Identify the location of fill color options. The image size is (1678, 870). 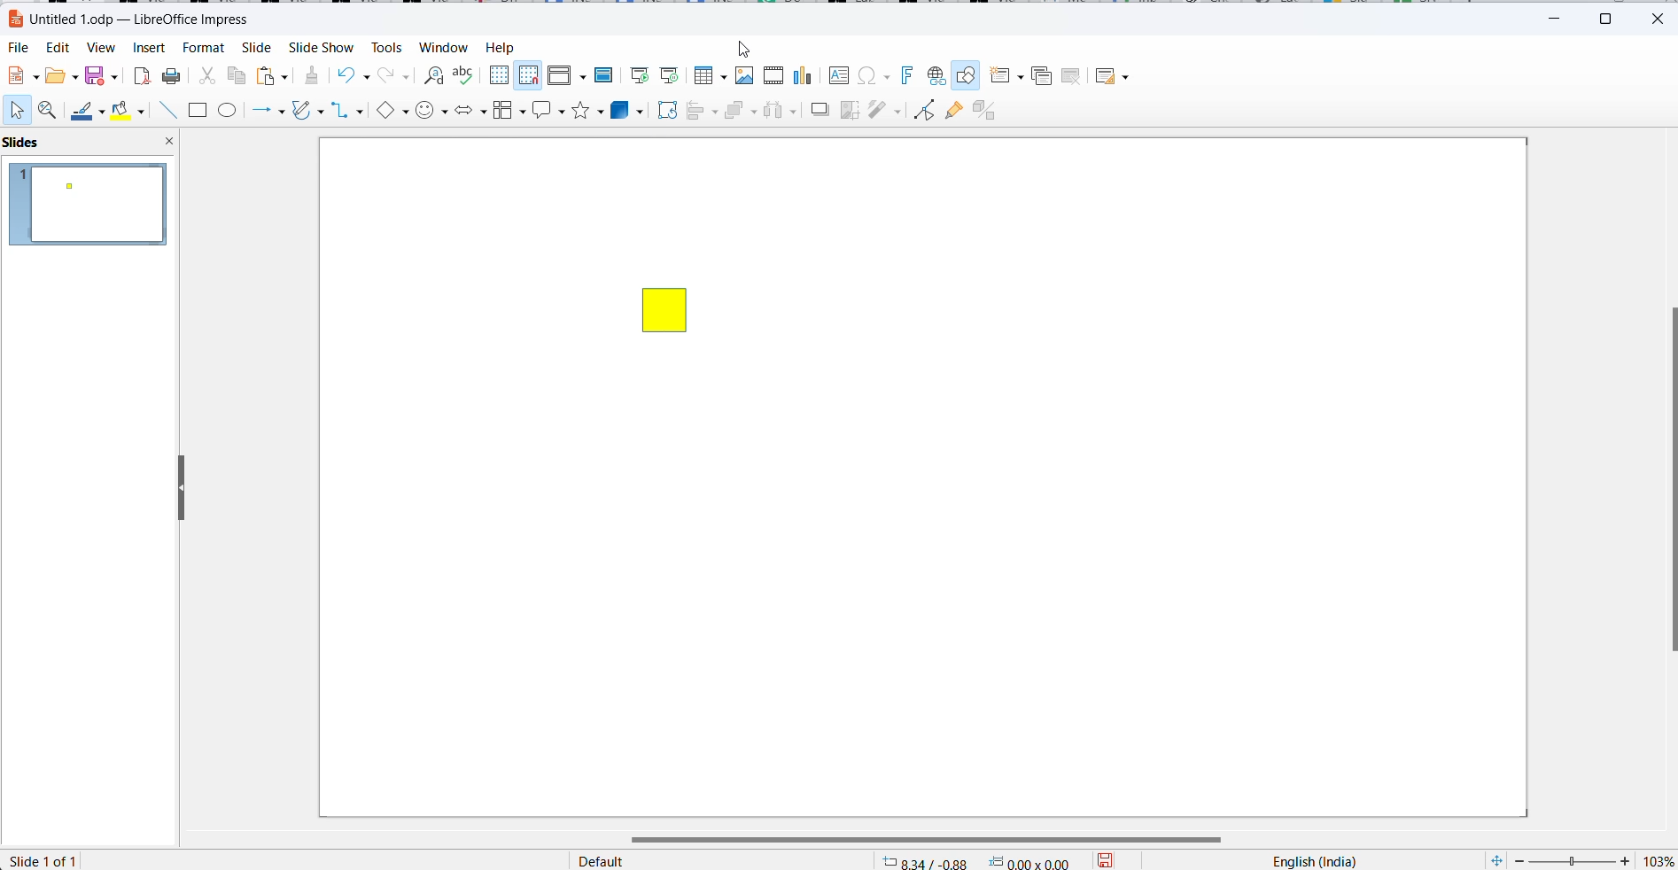
(144, 113).